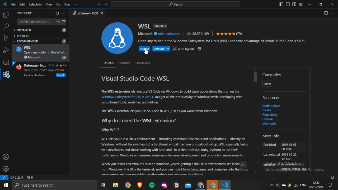 This screenshot has width=338, height=190. I want to click on scrollbar, so click(256, 77).